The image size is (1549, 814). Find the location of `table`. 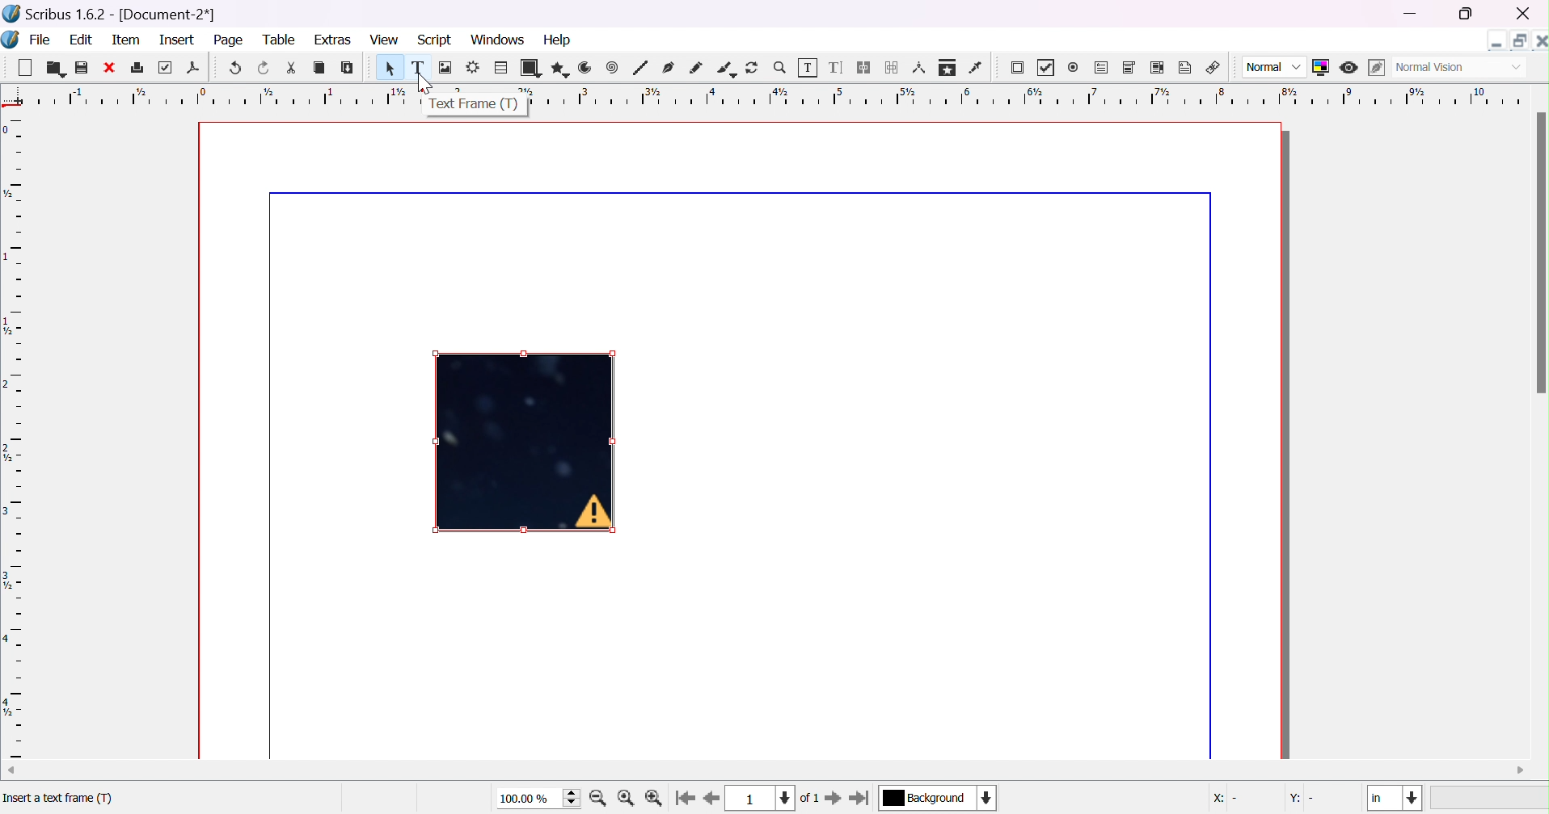

table is located at coordinates (500, 65).